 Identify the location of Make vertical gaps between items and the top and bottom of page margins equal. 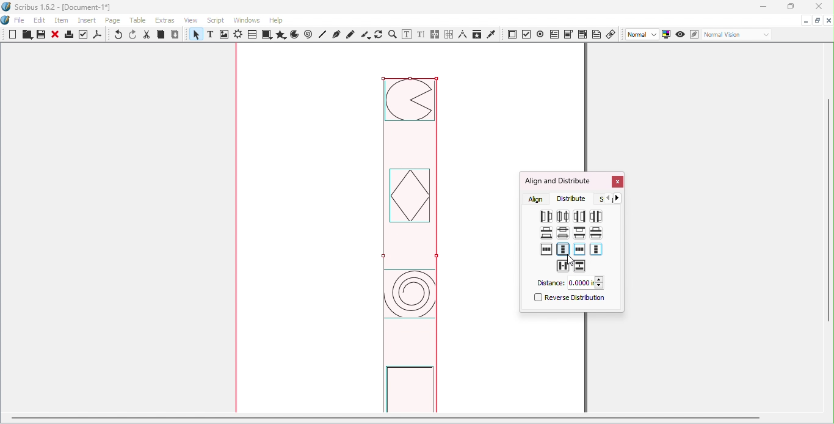
(596, 250).